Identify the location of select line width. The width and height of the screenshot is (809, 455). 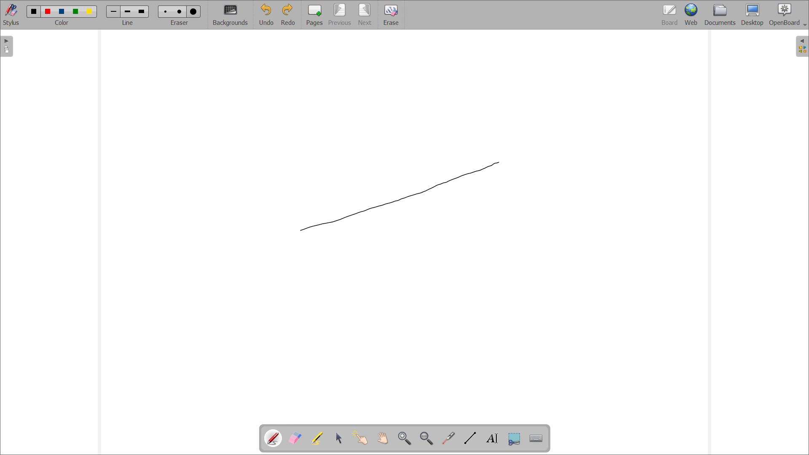
(128, 23).